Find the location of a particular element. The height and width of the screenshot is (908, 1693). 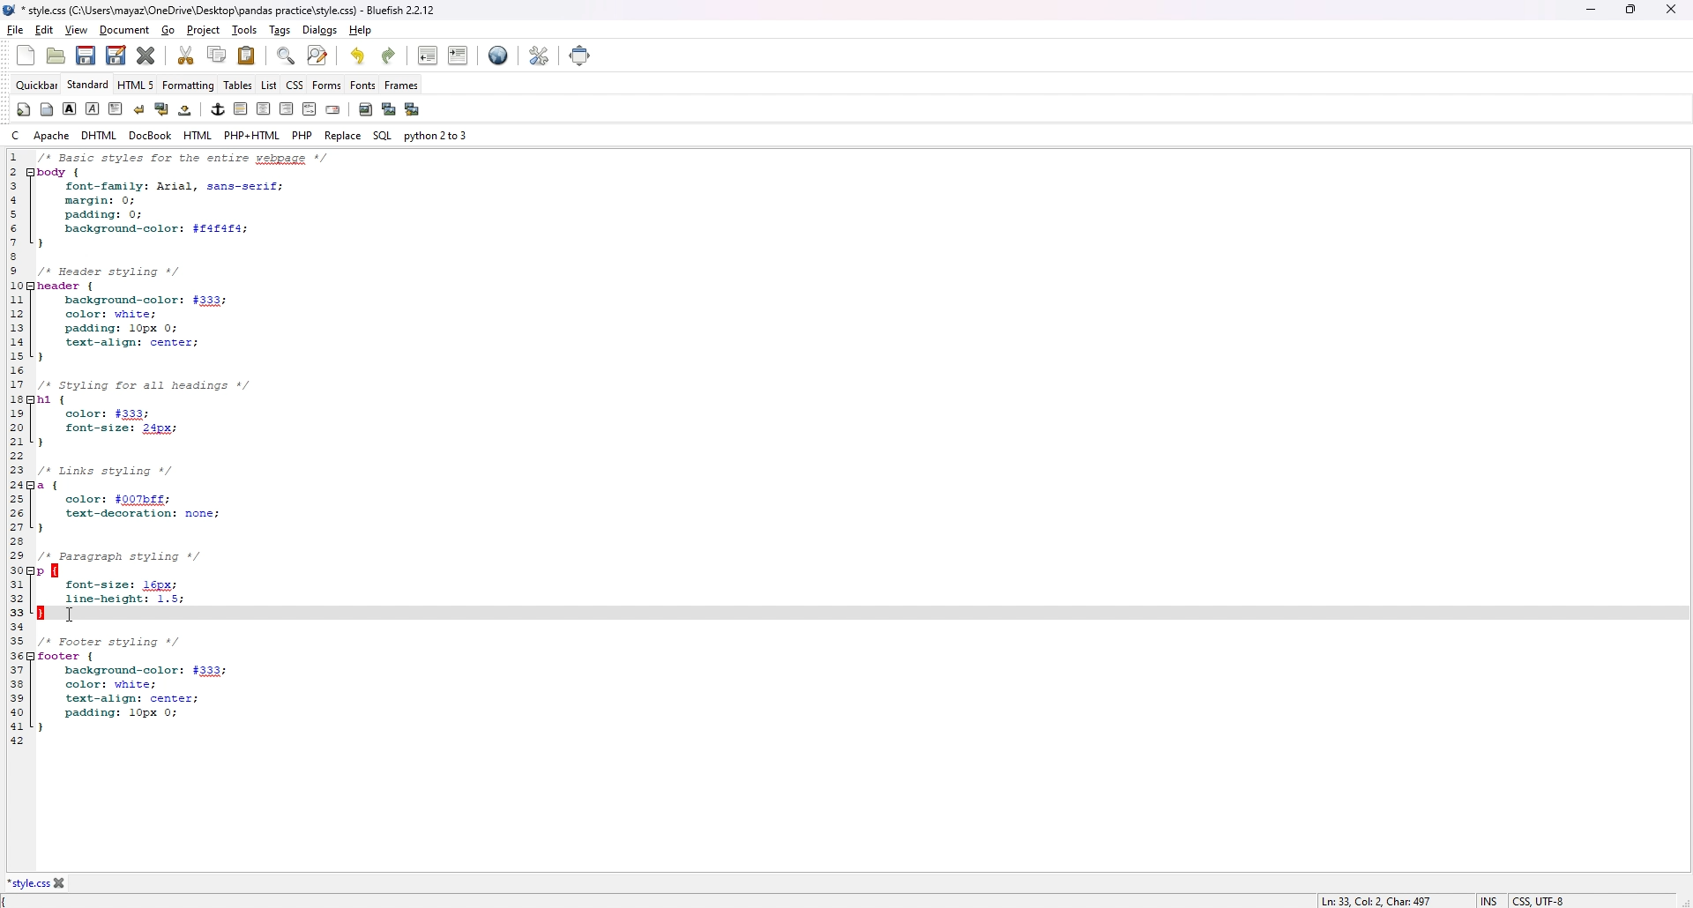

insert image is located at coordinates (368, 109).